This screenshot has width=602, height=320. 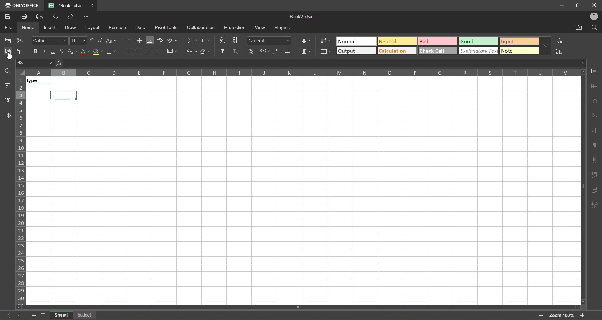 I want to click on paragraph, so click(x=594, y=145).